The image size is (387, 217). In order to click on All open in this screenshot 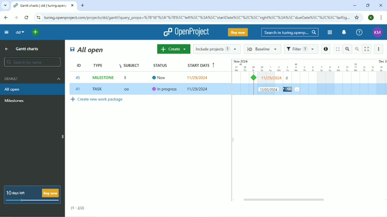, I will do `click(33, 89)`.